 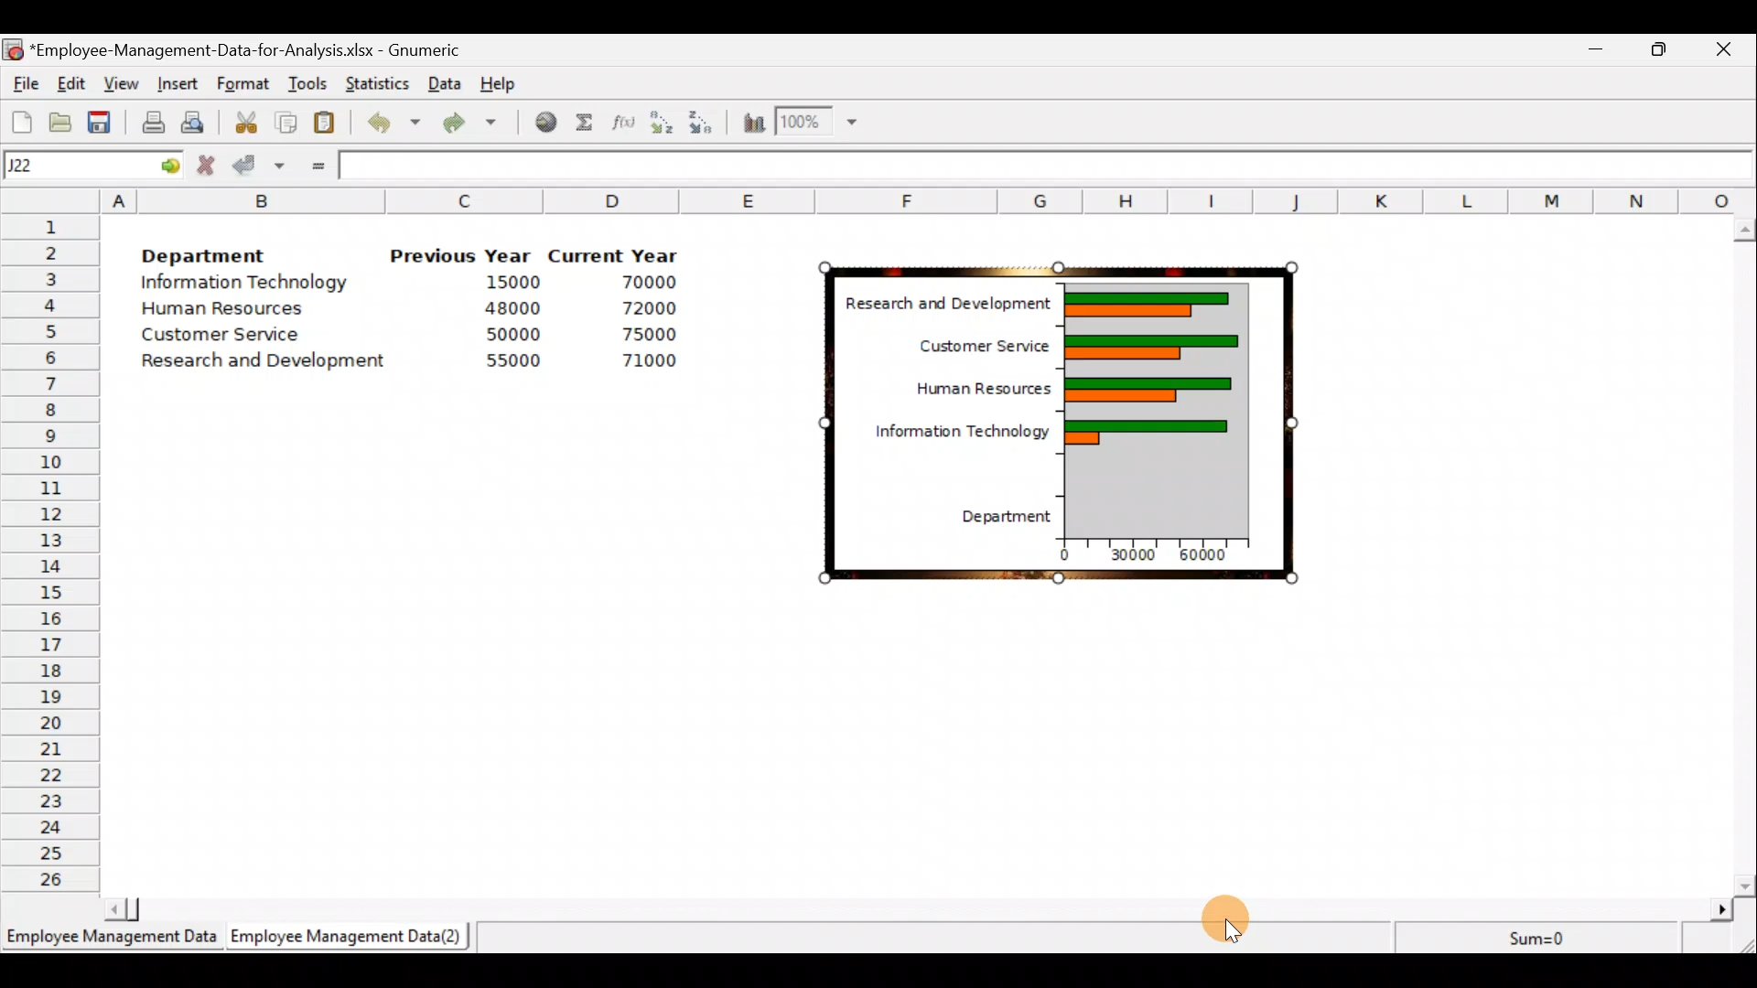 I want to click on Department, so click(x=218, y=256).